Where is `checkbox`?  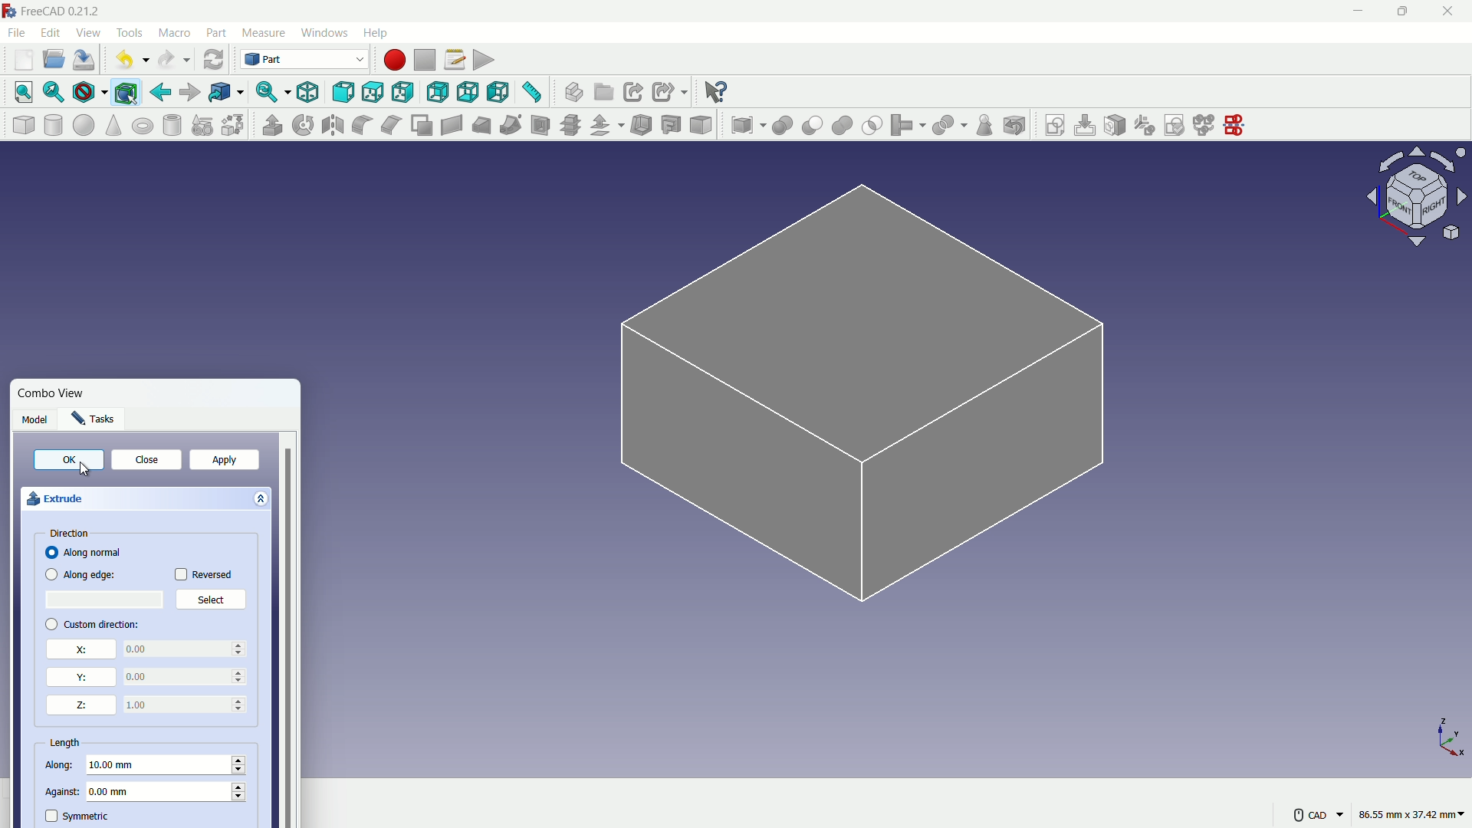
checkbox is located at coordinates (182, 573).